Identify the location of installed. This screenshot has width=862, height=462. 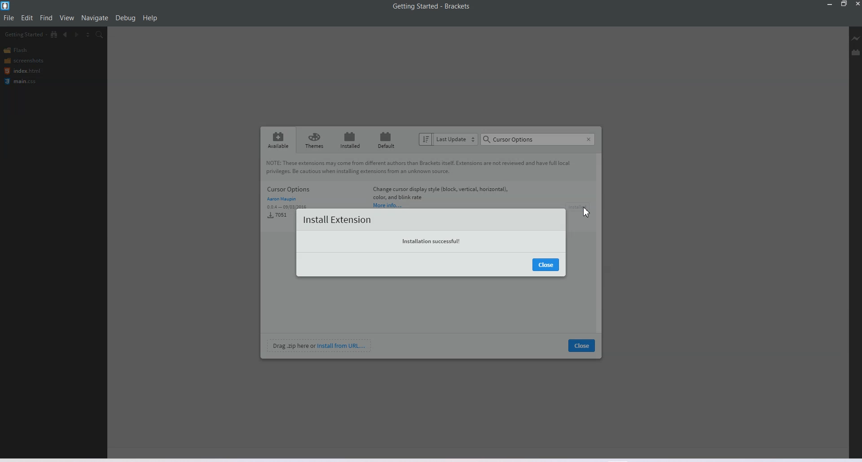
(351, 140).